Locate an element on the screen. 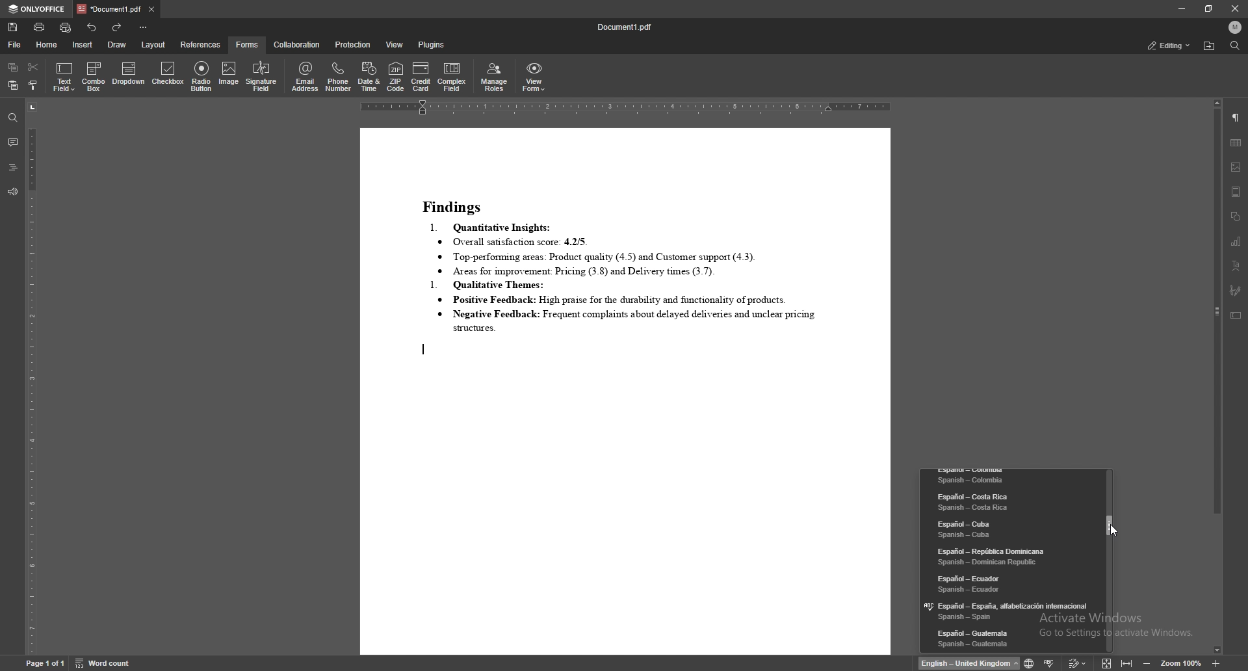 This screenshot has width=1248, height=671. signature field is located at coordinates (261, 77).